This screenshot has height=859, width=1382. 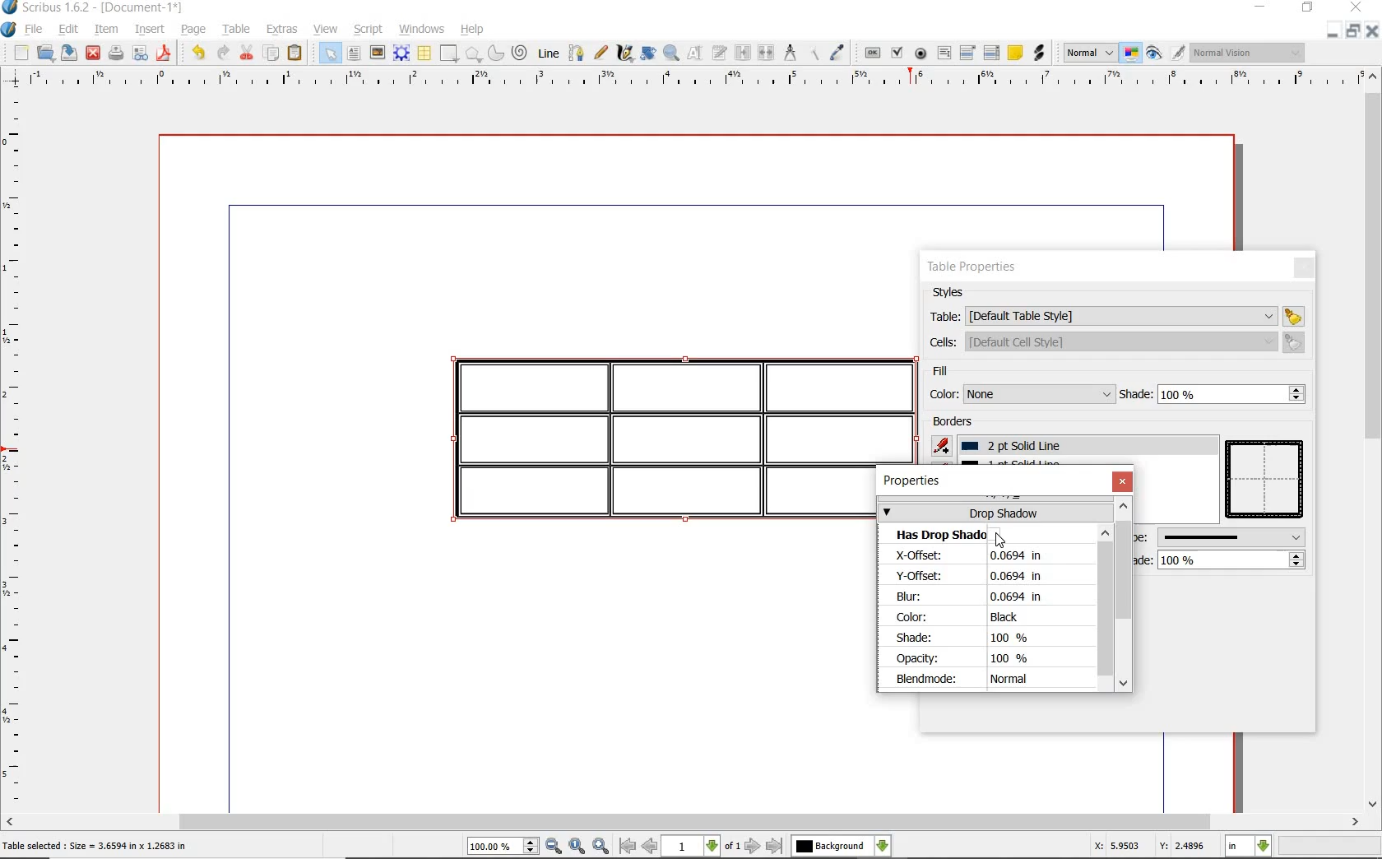 What do you see at coordinates (1354, 30) in the screenshot?
I see `RESTORE` at bounding box center [1354, 30].